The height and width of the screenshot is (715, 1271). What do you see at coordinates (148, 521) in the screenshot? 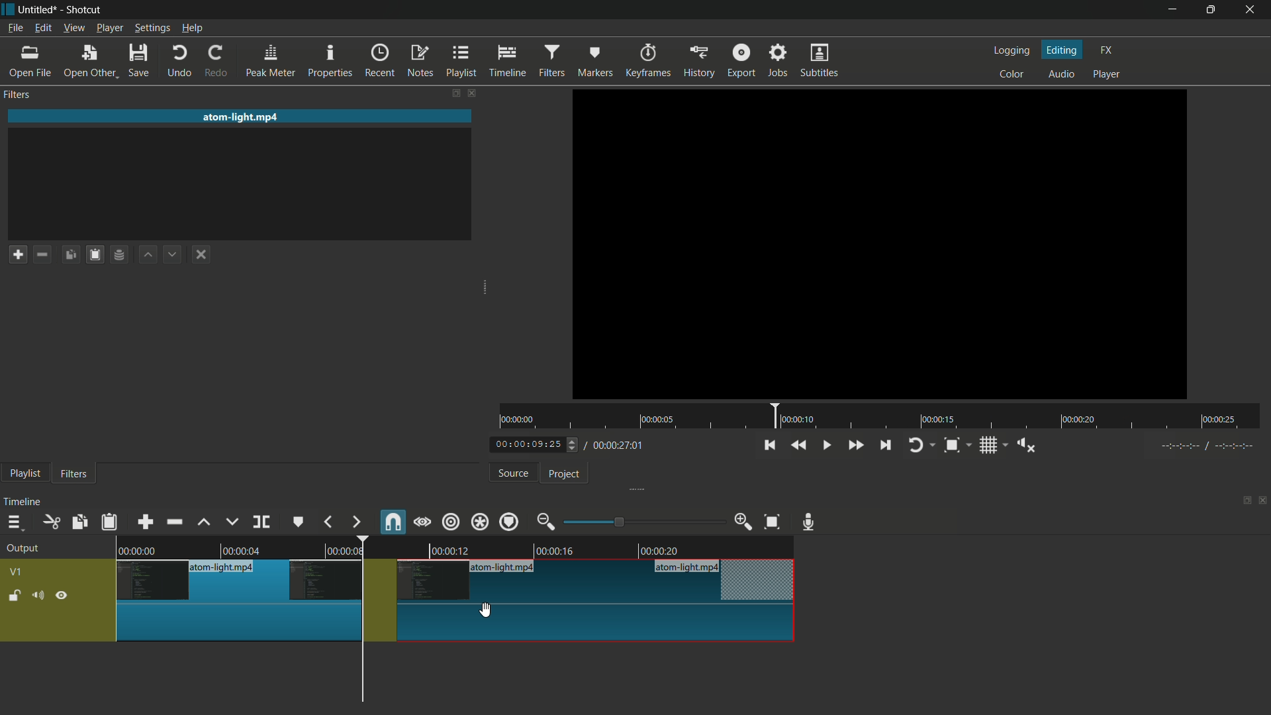
I see `append` at bounding box center [148, 521].